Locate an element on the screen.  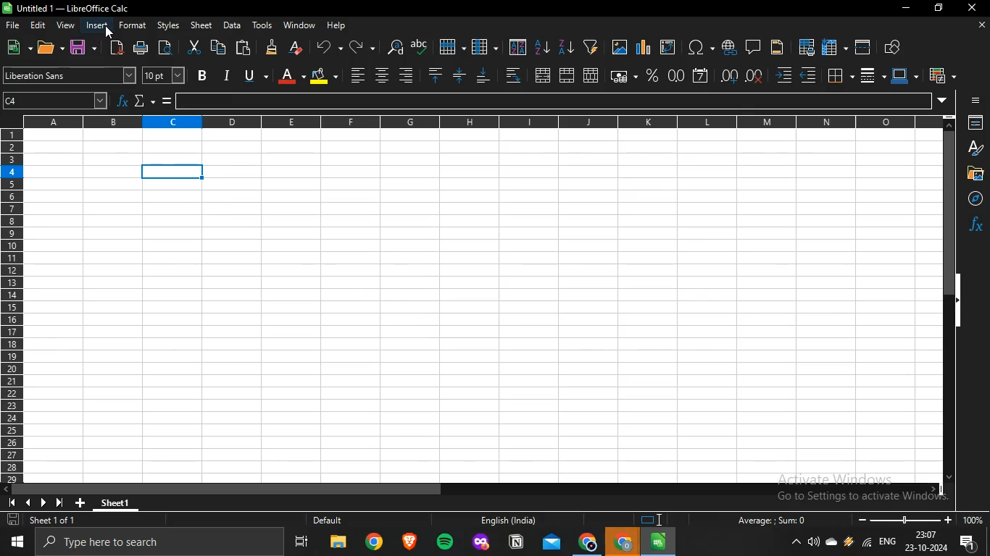
Default is located at coordinates (343, 521).